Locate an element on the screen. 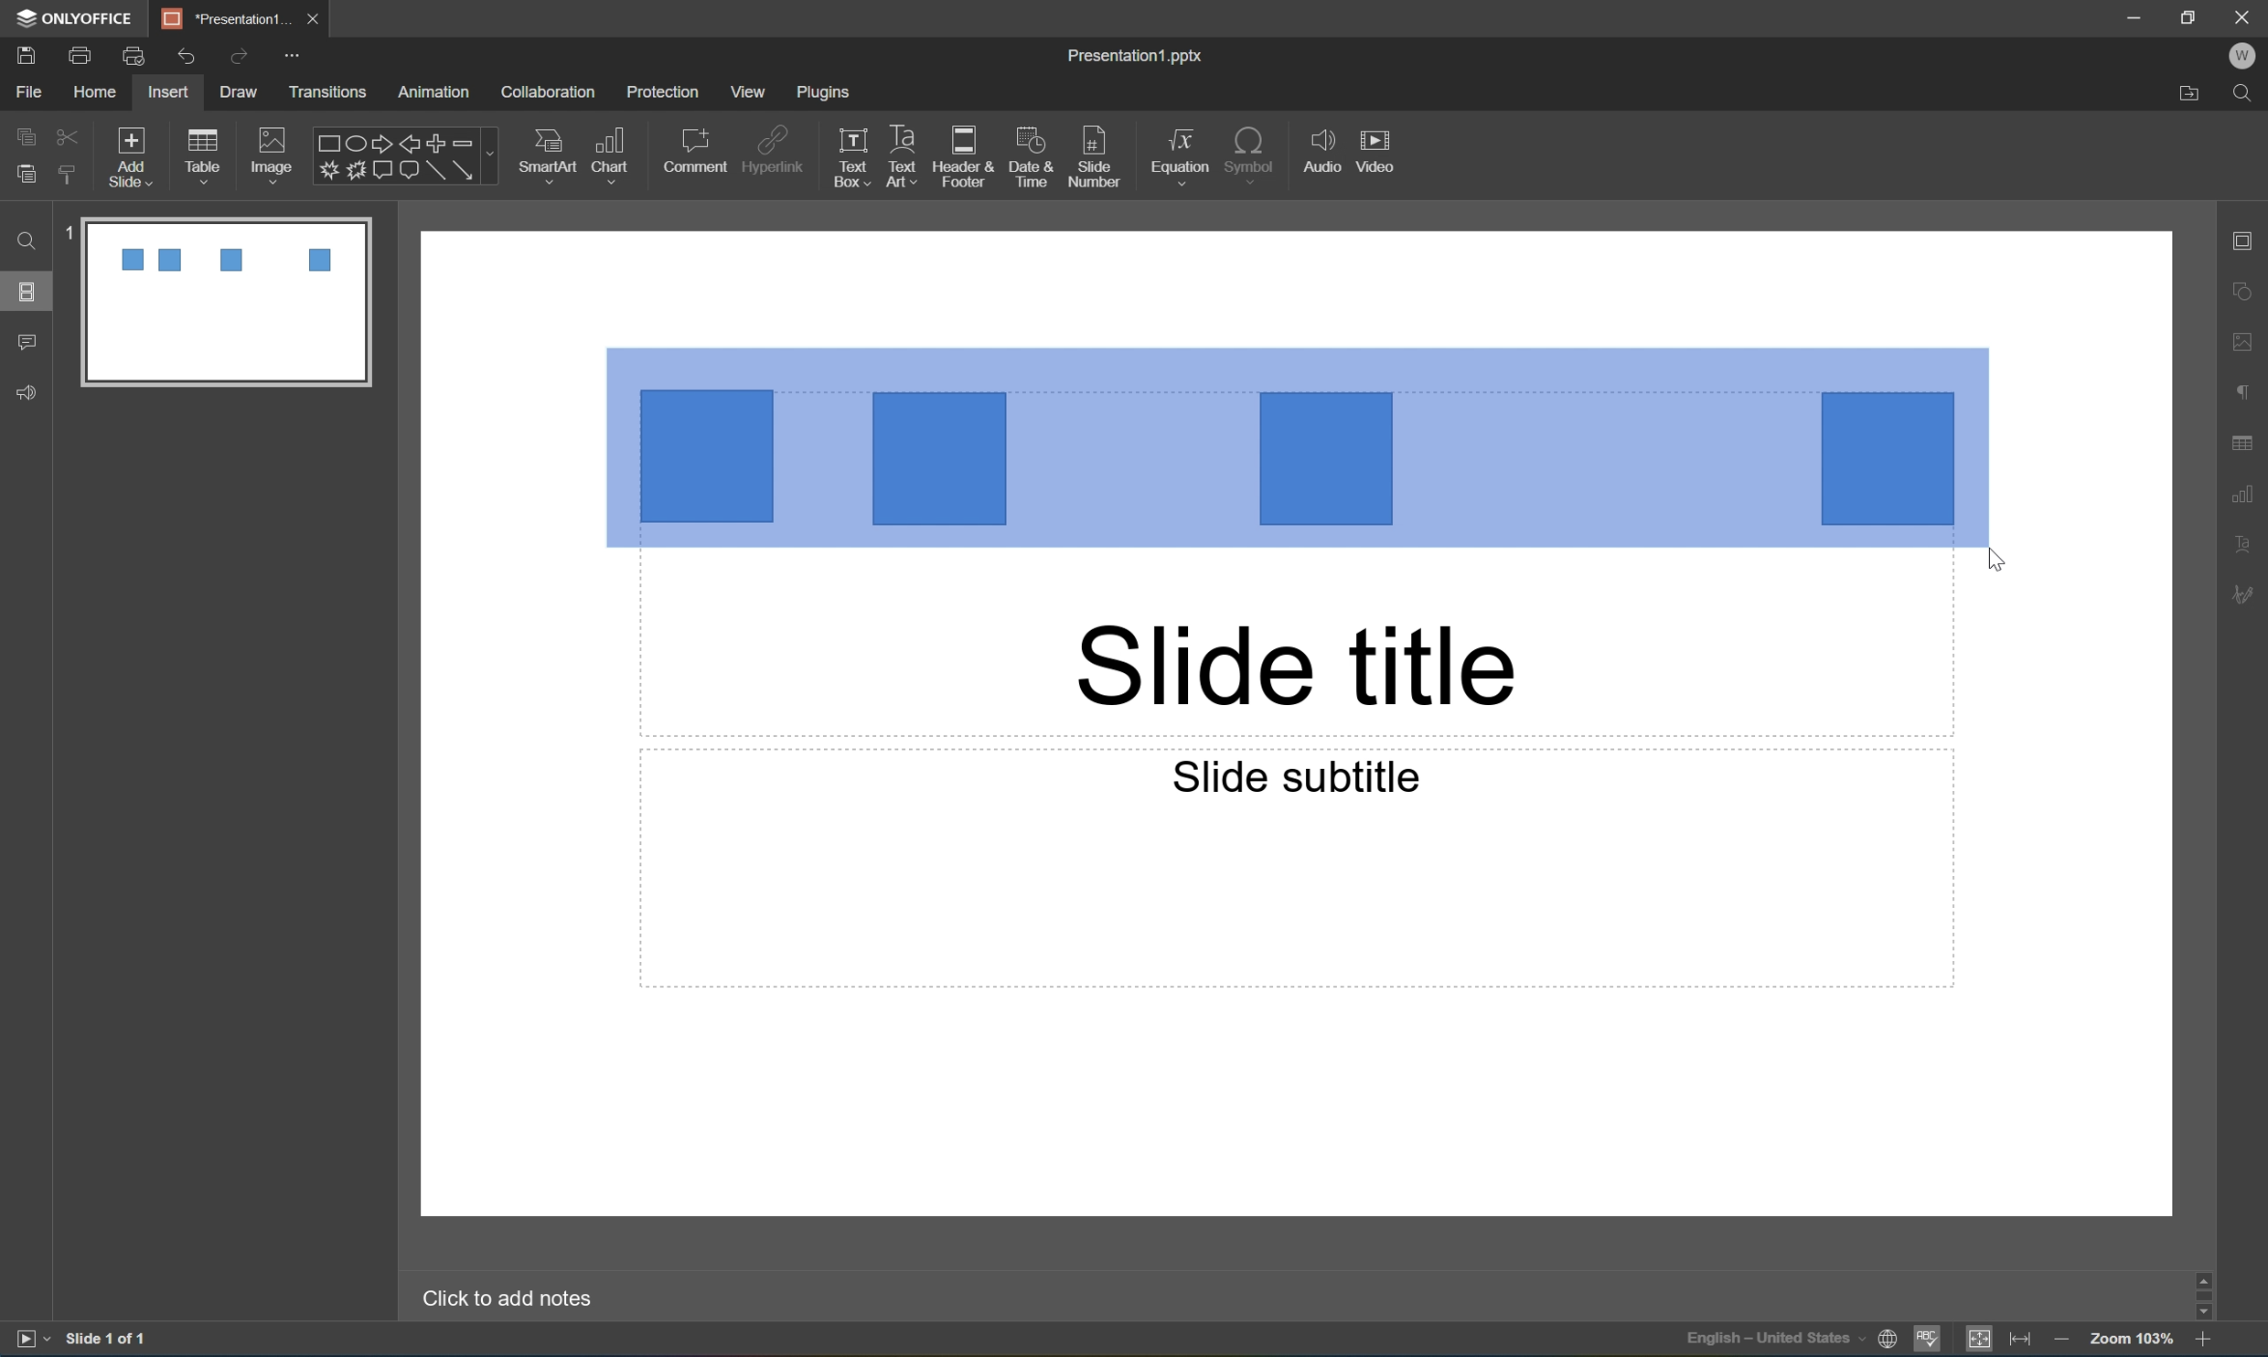  slide settings is located at coordinates (2250, 242).